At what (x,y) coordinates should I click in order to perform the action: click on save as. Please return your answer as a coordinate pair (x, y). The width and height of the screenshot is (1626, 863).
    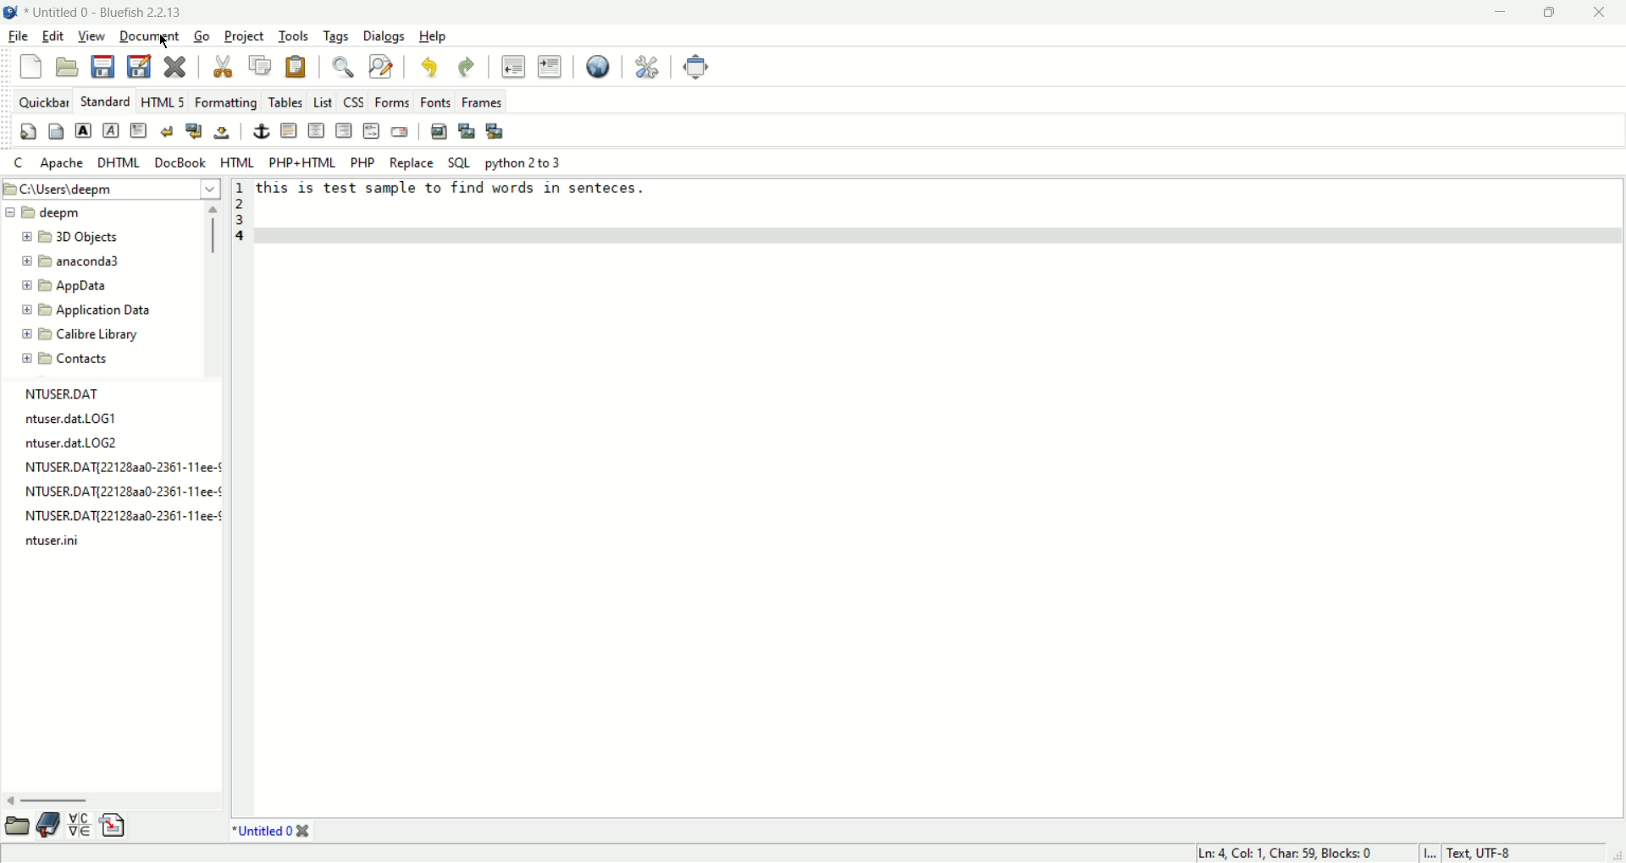
    Looking at the image, I should click on (139, 64).